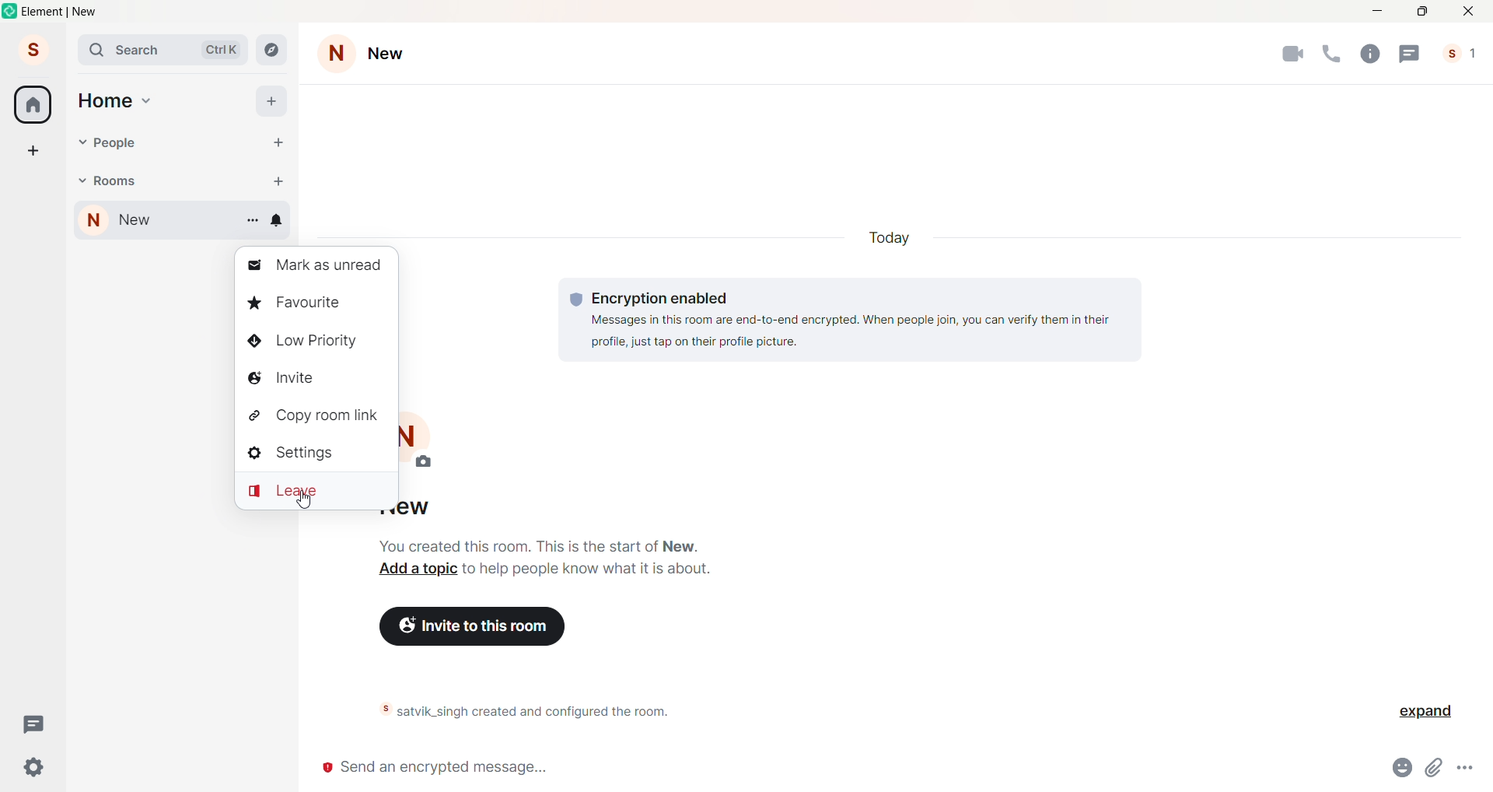 The width and height of the screenshot is (1493, 792). I want to click on Expand, so click(1418, 713).